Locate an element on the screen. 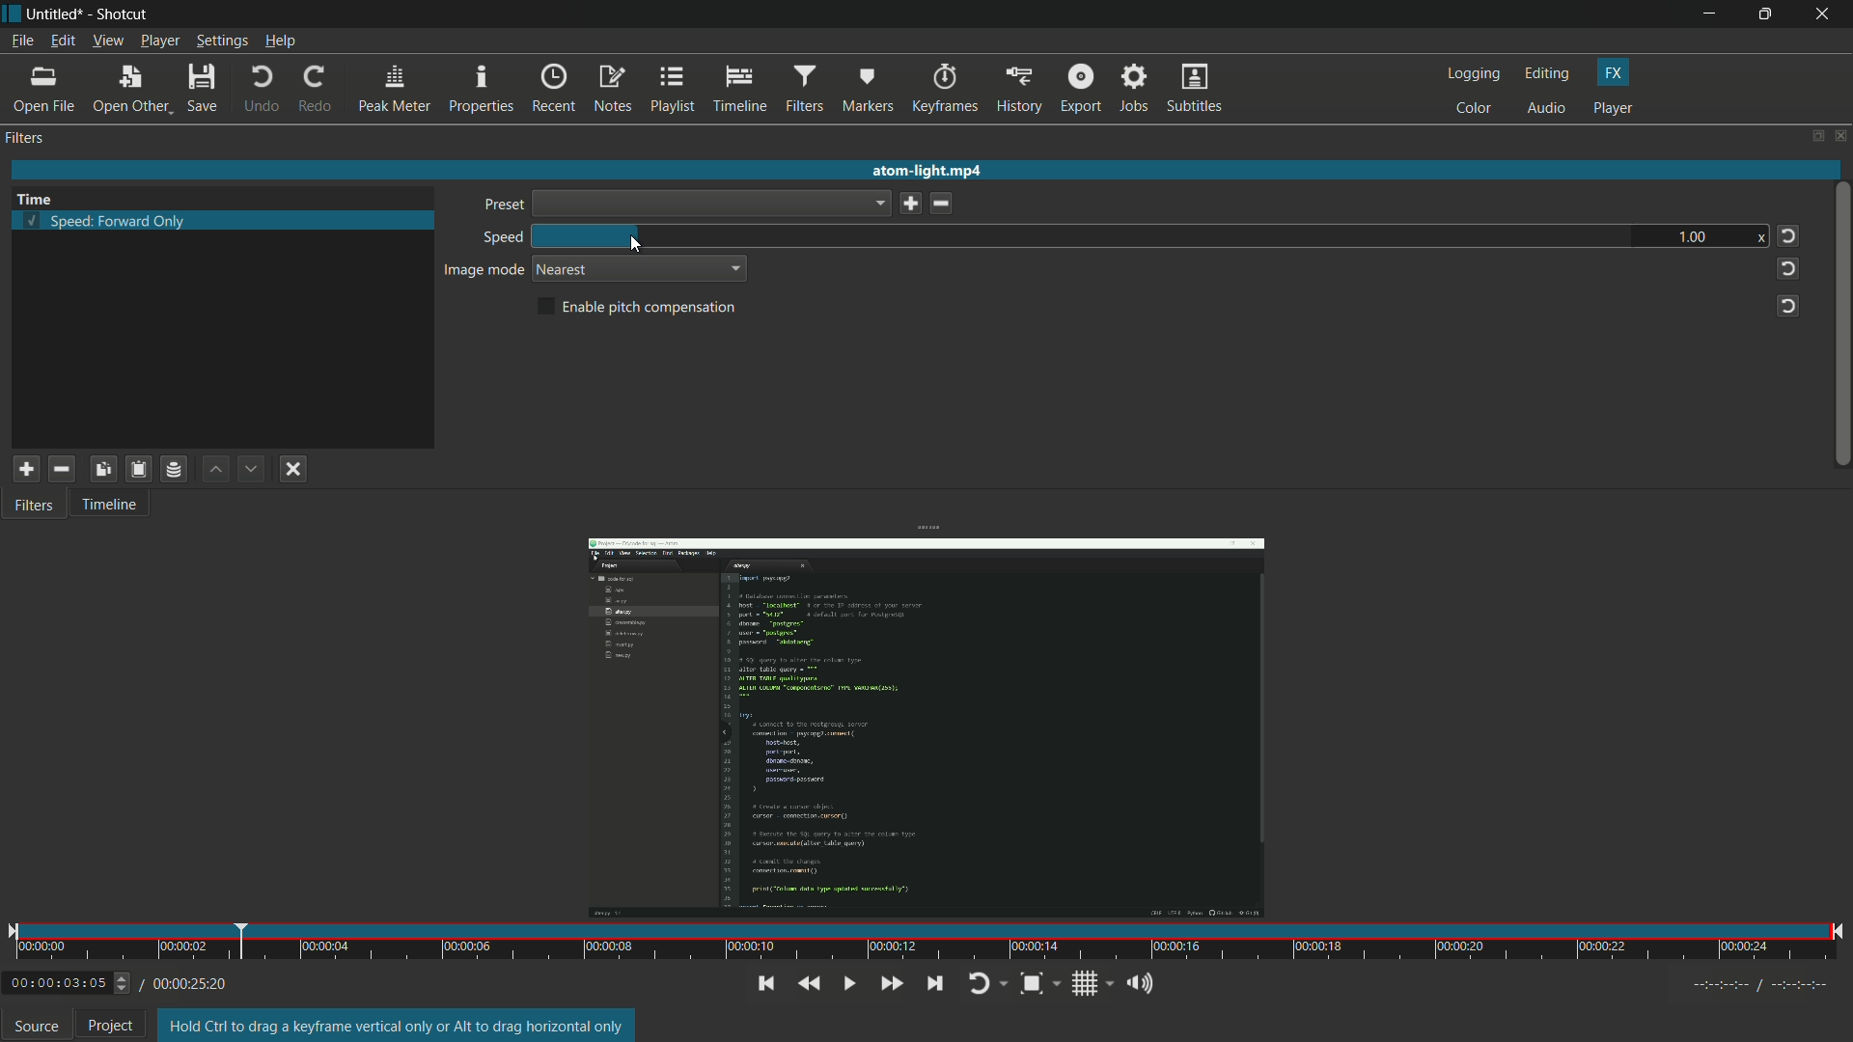 Image resolution: width=1853 pixels, height=1042 pixels. fx is located at coordinates (1617, 73).